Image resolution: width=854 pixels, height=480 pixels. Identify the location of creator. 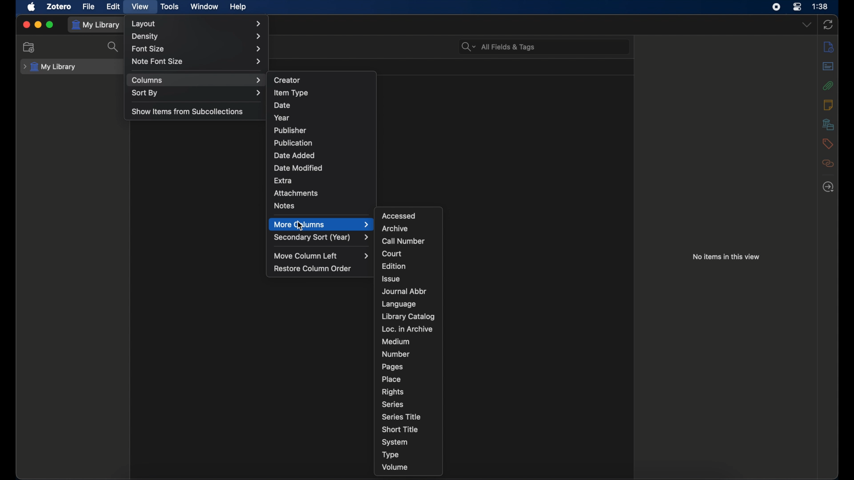
(288, 79).